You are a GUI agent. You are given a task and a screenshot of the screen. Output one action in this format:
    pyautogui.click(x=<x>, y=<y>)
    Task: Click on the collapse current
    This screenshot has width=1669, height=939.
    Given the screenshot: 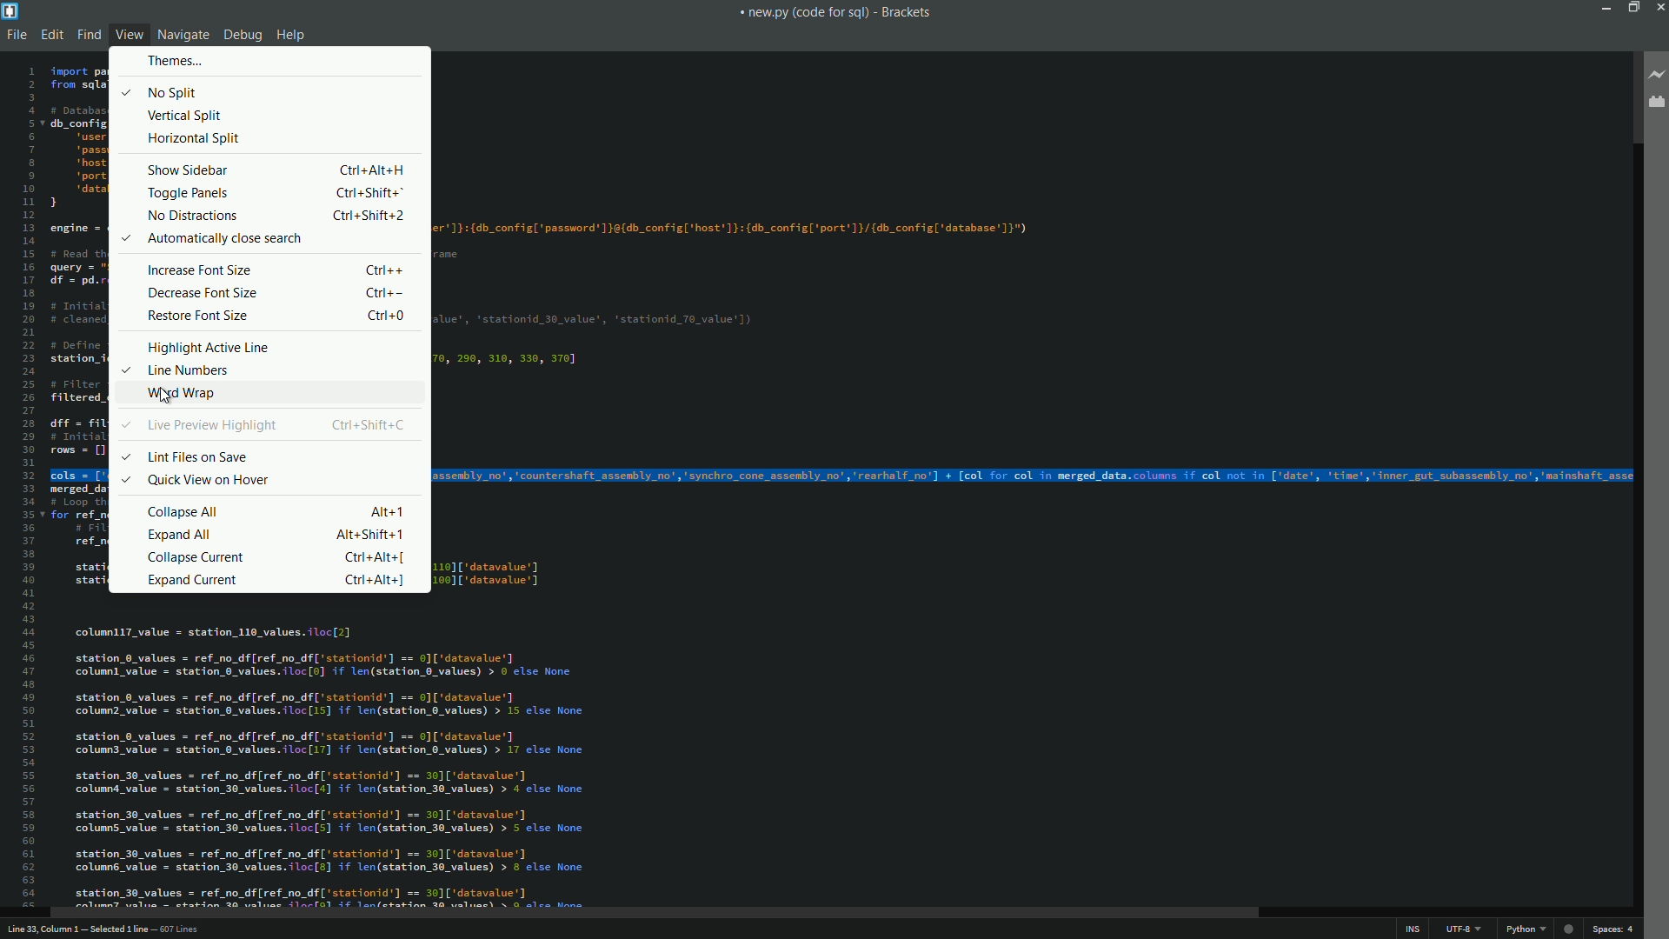 What is the action you would take?
    pyautogui.click(x=196, y=557)
    